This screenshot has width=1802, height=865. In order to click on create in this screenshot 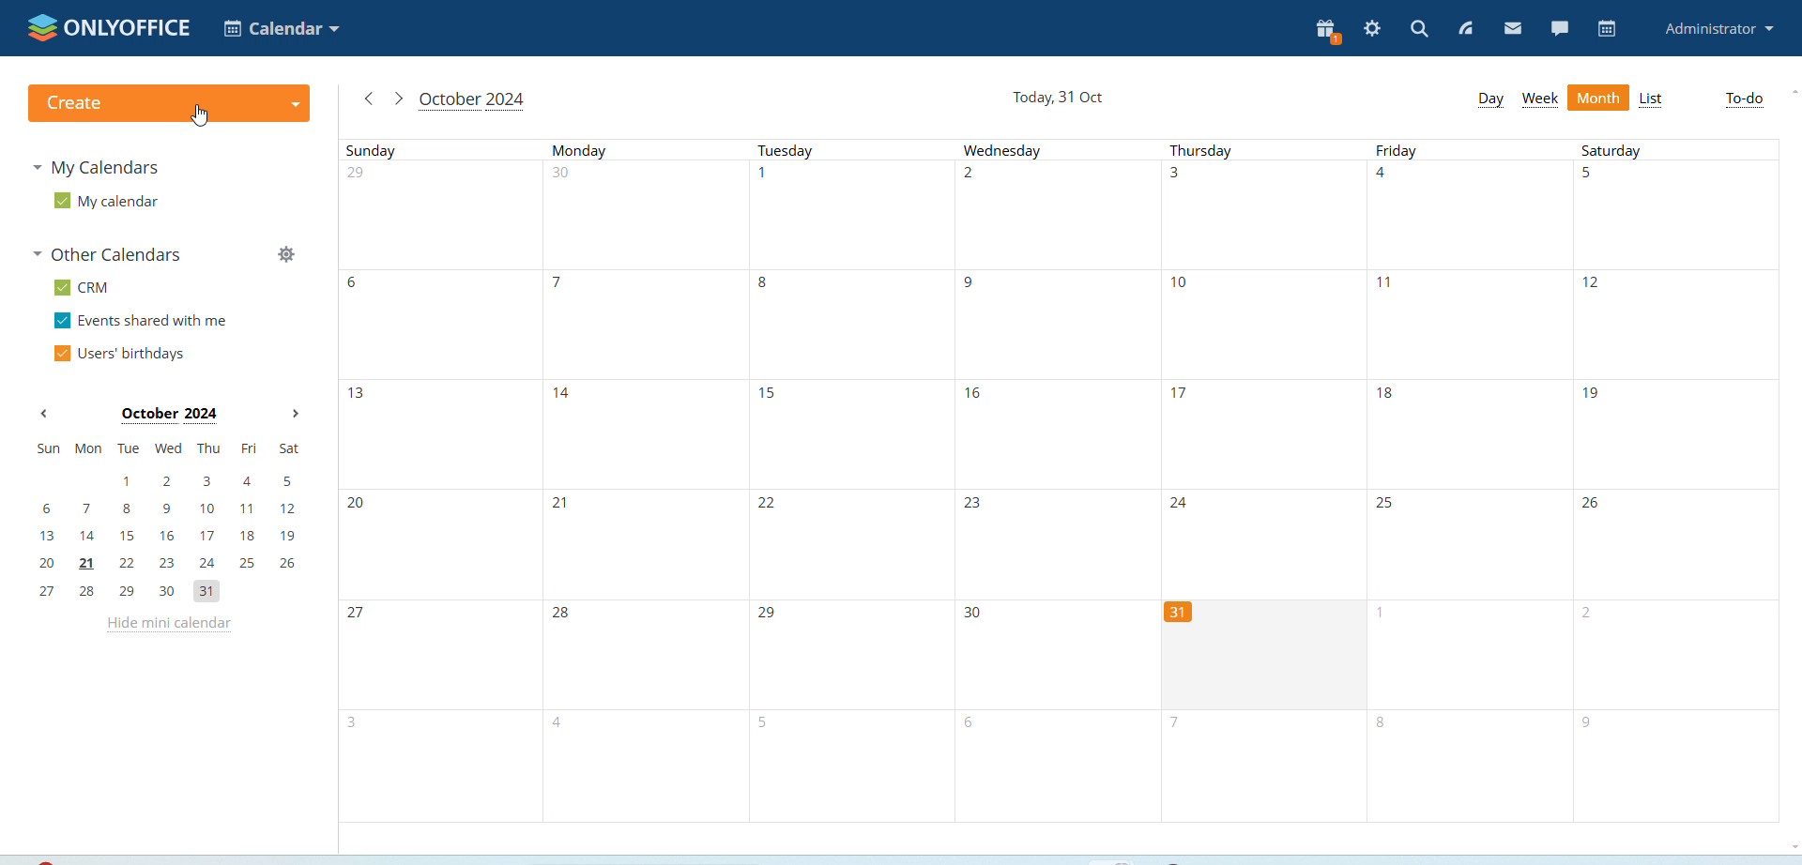, I will do `click(169, 103)`.